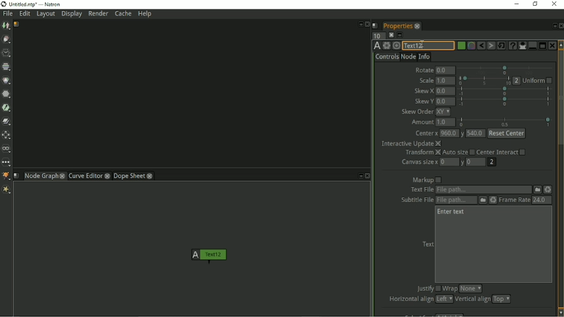  I want to click on Interactive Update, so click(411, 144).